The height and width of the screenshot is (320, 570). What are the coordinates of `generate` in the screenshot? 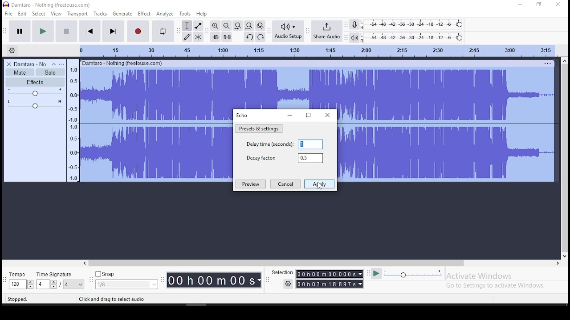 It's located at (122, 14).